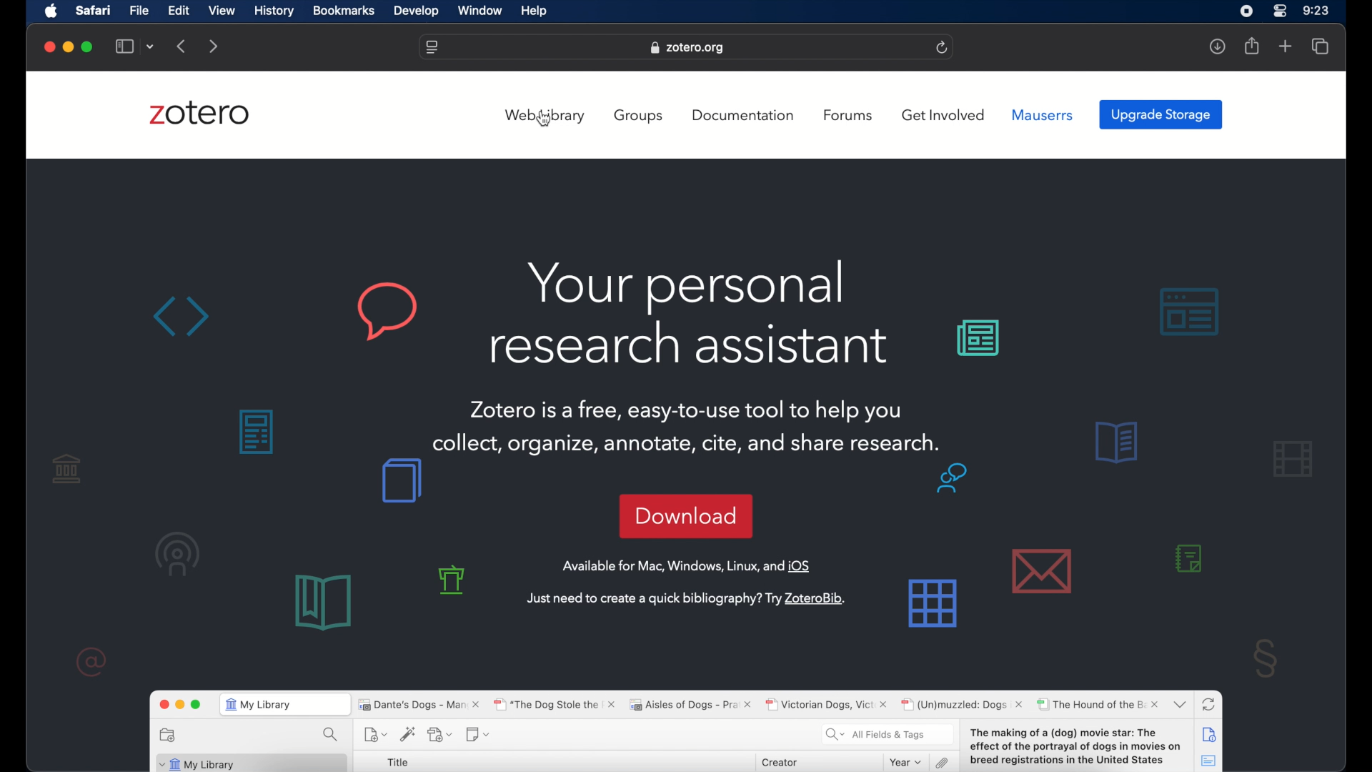 The image size is (1372, 772). What do you see at coordinates (743, 115) in the screenshot?
I see `documentation` at bounding box center [743, 115].